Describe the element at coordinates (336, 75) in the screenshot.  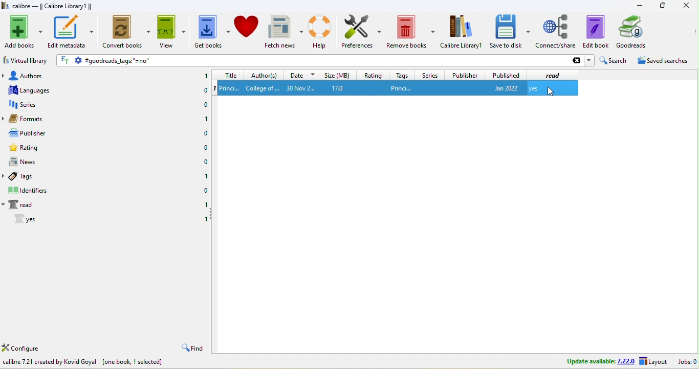
I see `size` at that location.